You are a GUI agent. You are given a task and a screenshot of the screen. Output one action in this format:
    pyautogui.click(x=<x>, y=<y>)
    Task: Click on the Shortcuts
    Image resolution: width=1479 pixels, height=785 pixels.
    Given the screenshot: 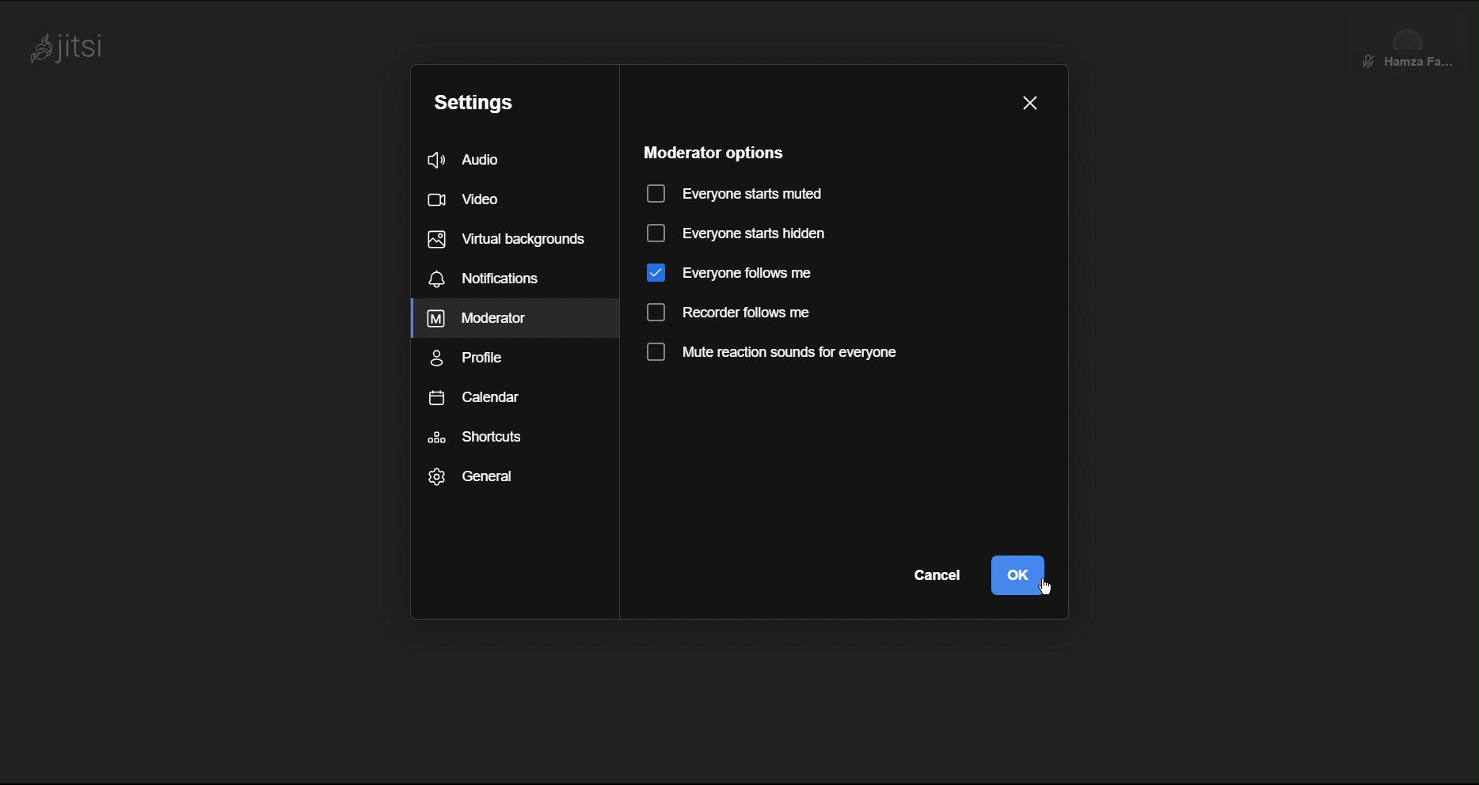 What is the action you would take?
    pyautogui.click(x=477, y=437)
    